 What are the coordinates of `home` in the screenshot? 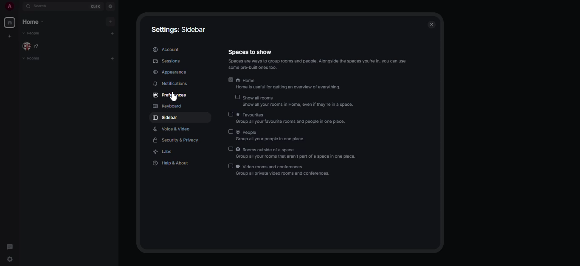 It's located at (33, 22).